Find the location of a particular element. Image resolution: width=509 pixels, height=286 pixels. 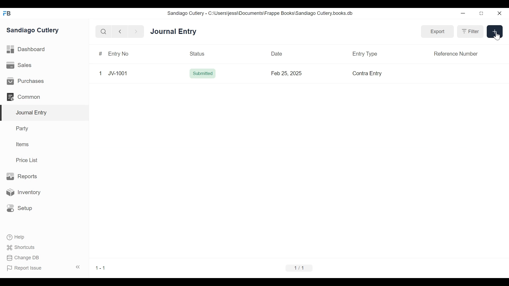

Report Issue is located at coordinates (43, 268).